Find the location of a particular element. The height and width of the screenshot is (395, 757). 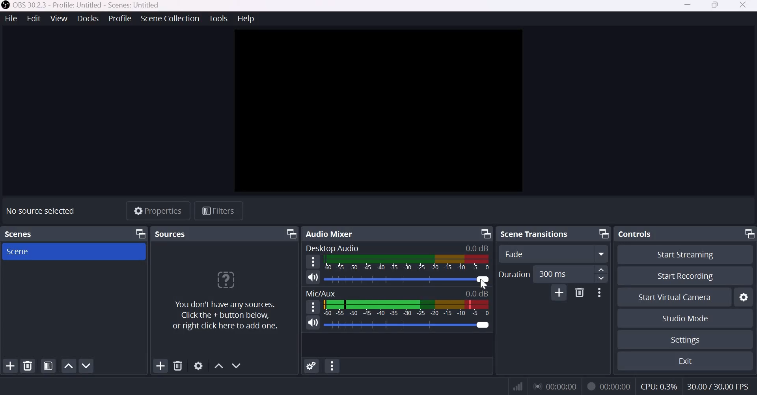

canvas is located at coordinates (379, 111).